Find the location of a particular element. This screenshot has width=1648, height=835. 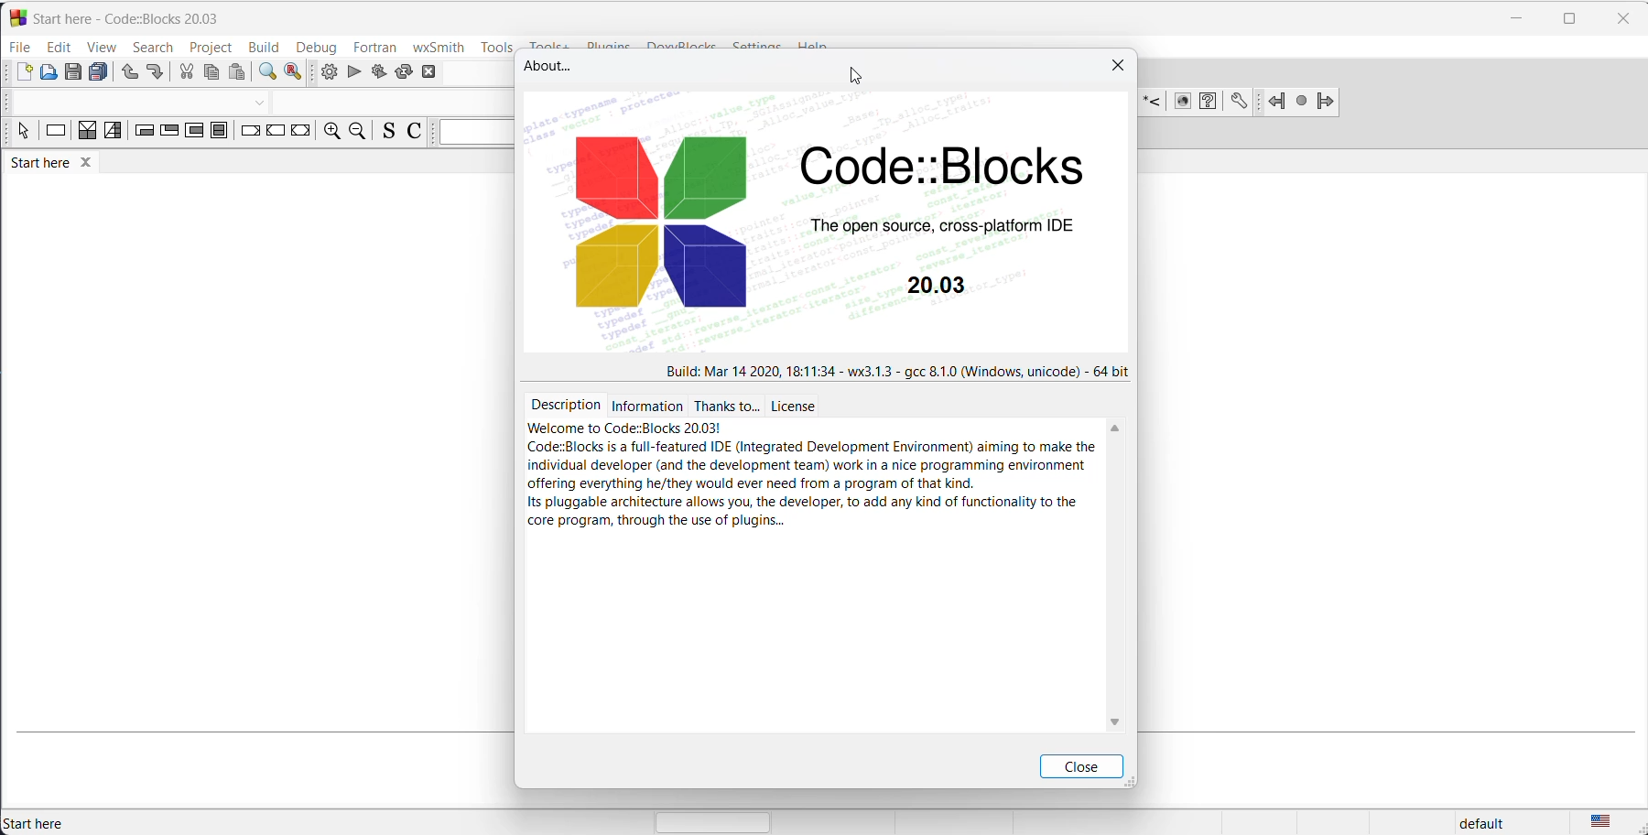

icon is located at coordinates (1182, 103).